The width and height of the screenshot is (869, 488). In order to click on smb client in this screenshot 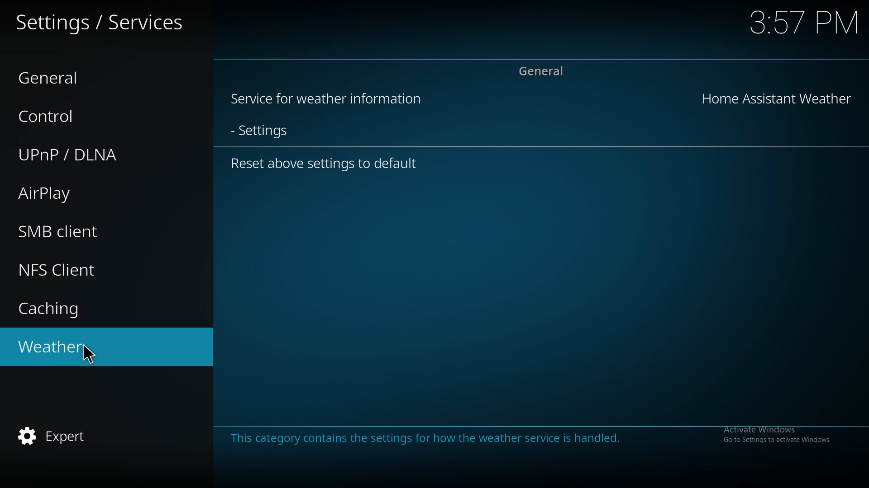, I will do `click(90, 231)`.